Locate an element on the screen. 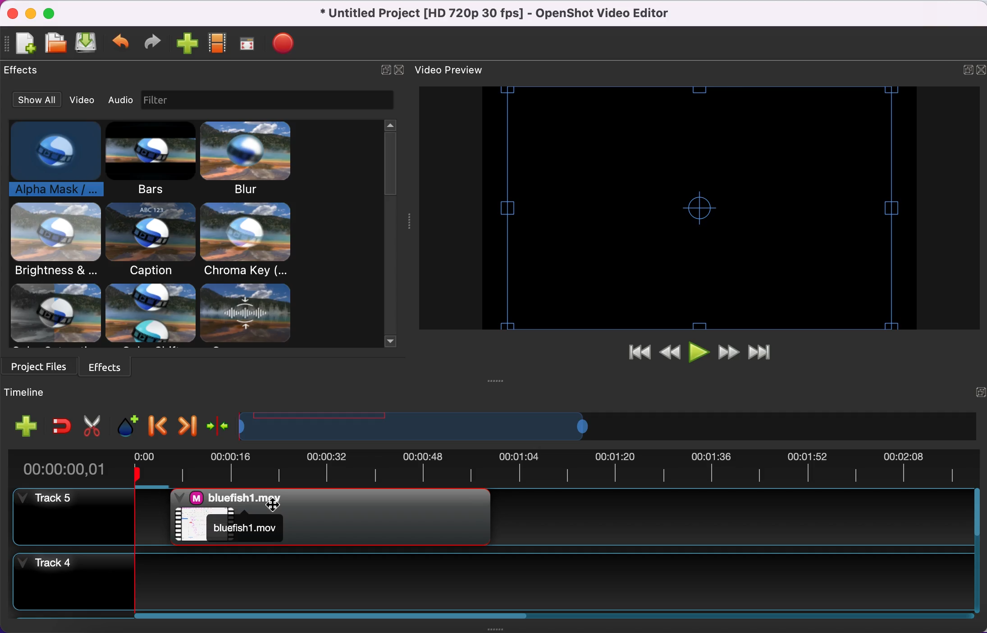 The width and height of the screenshot is (987, 633). show all  is located at coordinates (37, 99).